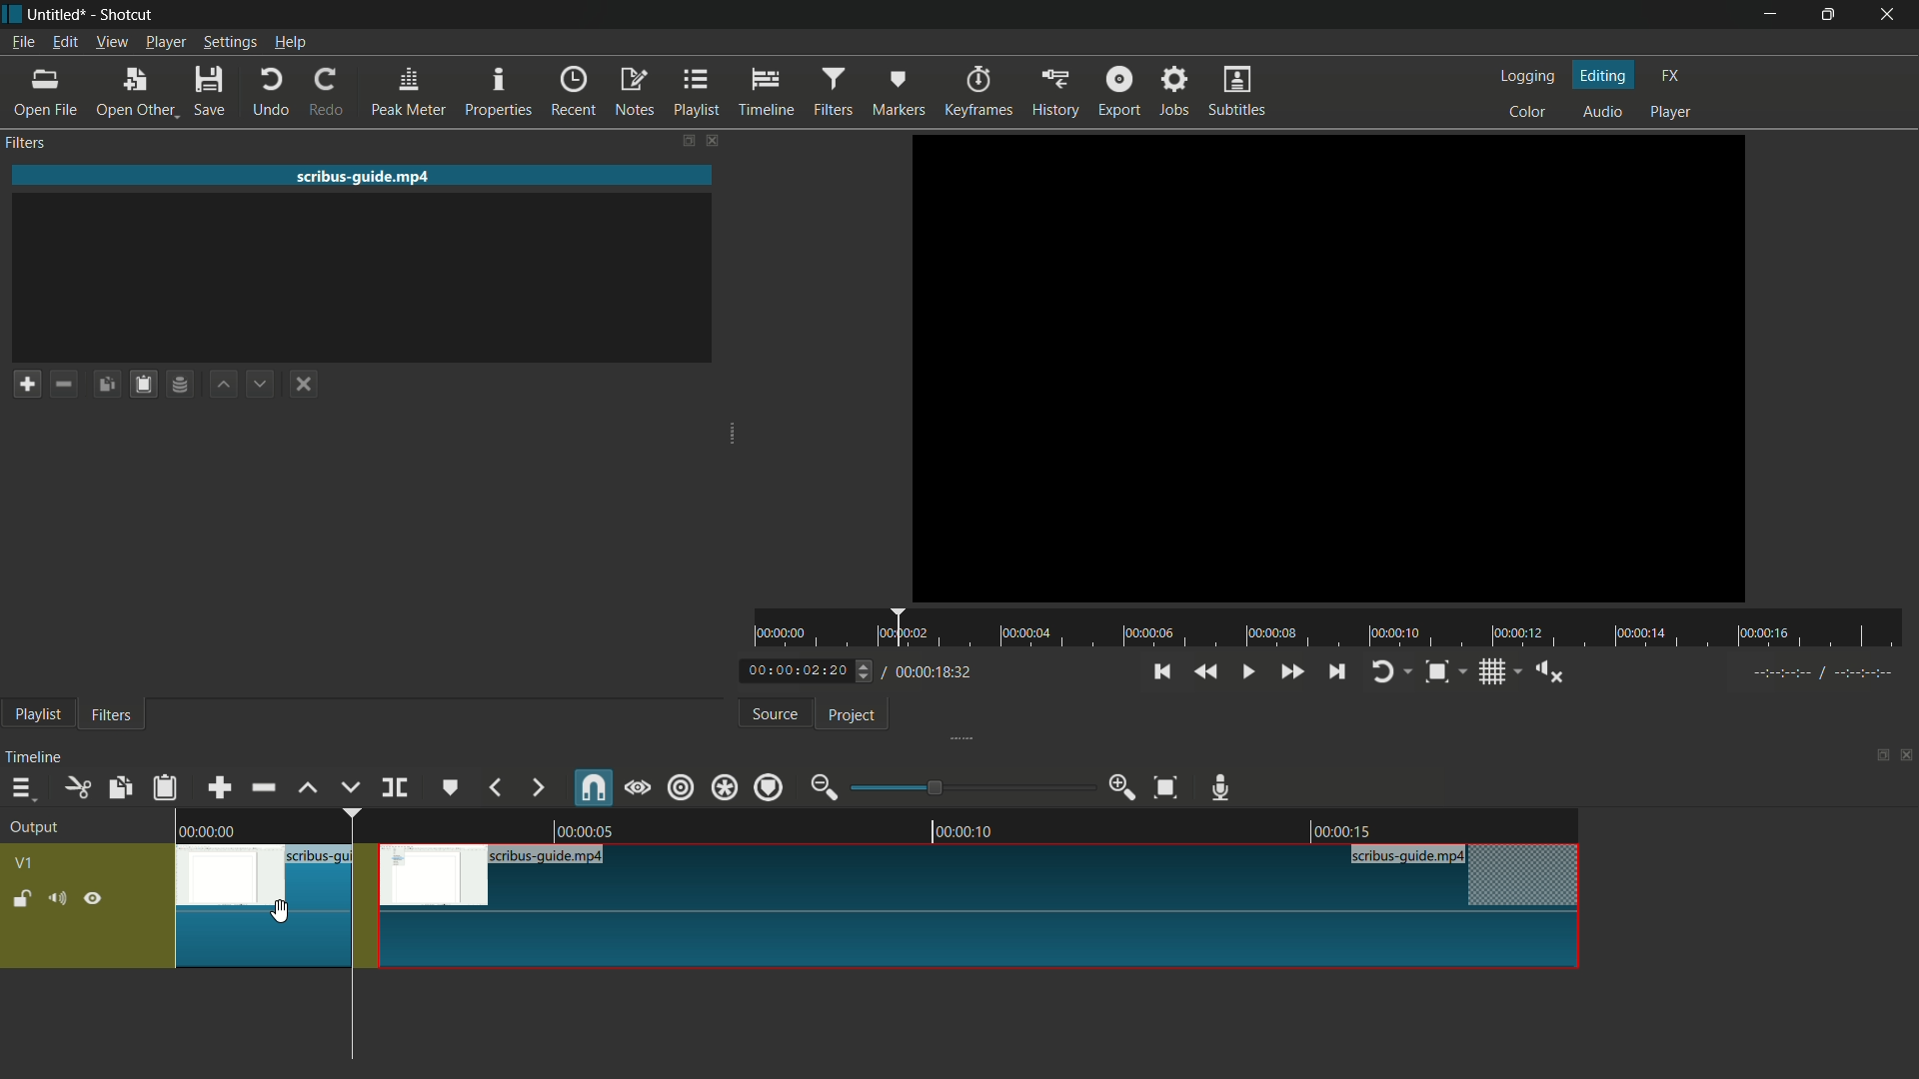  What do you see at coordinates (1176, 90) in the screenshot?
I see `jobs` at bounding box center [1176, 90].